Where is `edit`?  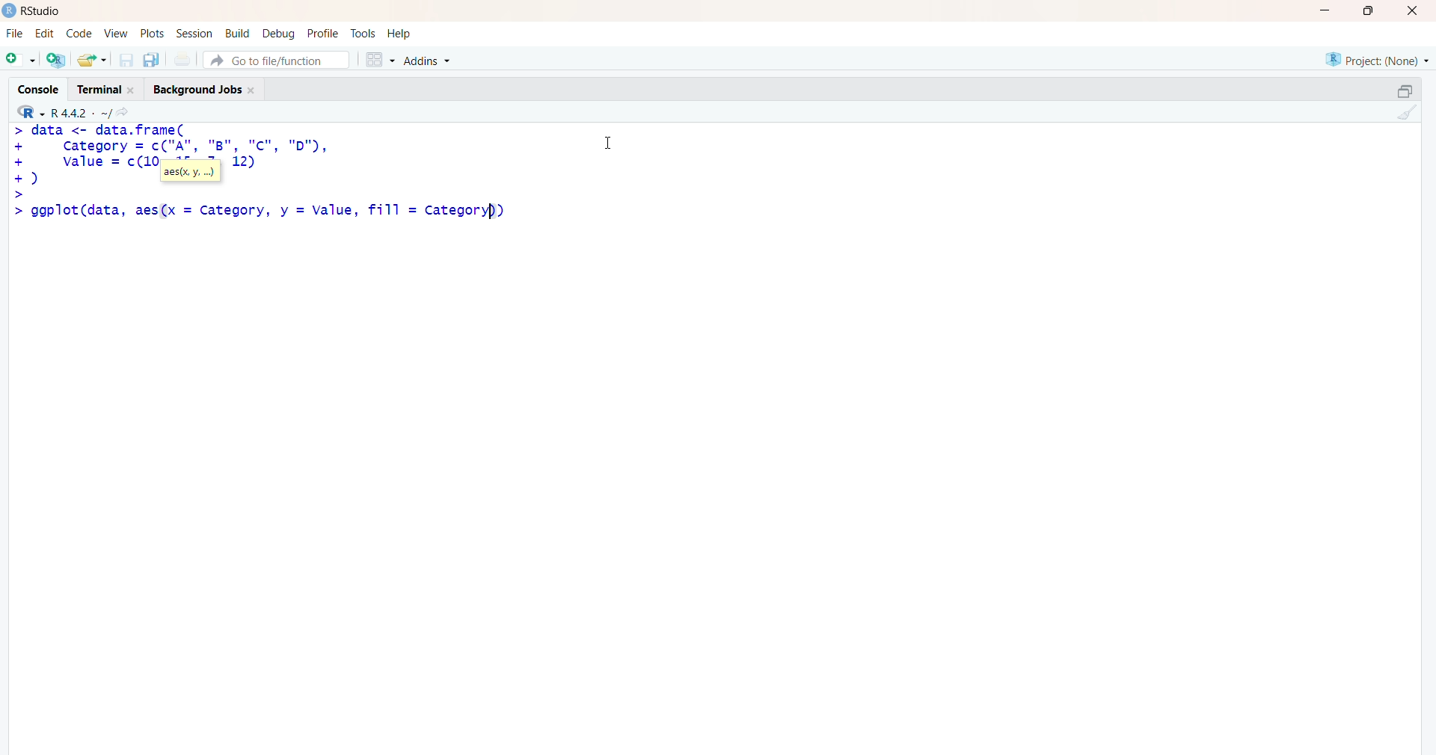
edit is located at coordinates (45, 34).